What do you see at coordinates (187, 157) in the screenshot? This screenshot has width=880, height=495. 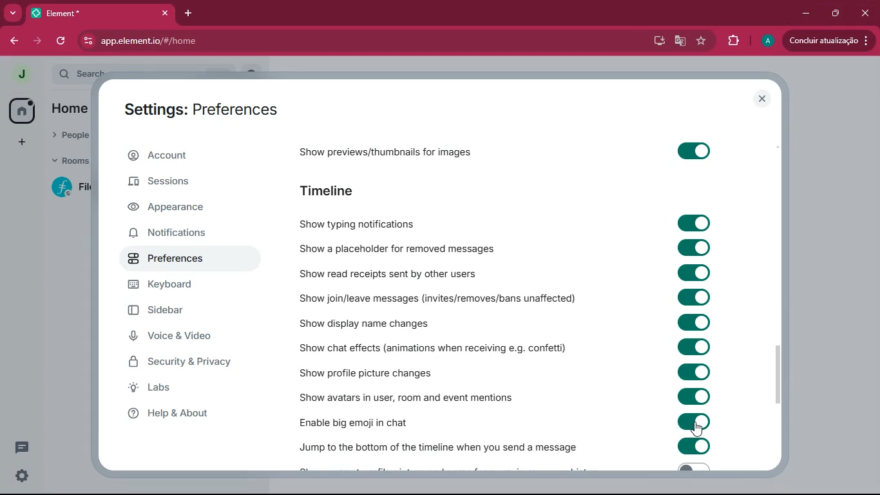 I see `account` at bounding box center [187, 157].